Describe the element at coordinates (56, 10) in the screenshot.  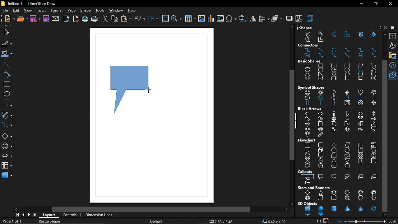
I see `format` at that location.